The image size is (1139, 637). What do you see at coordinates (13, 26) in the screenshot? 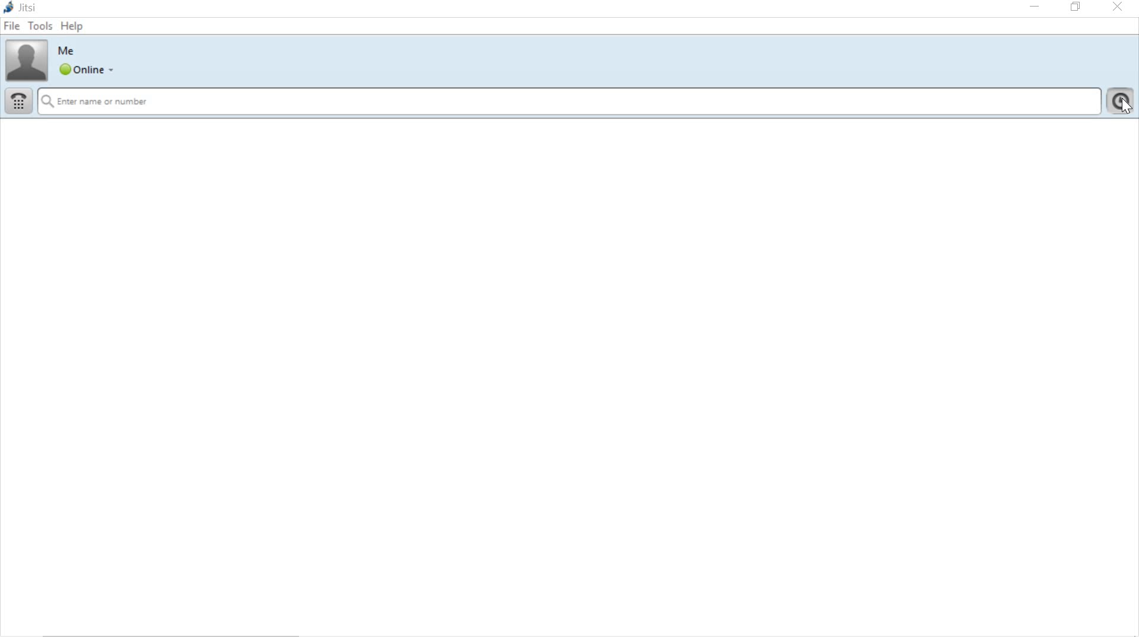
I see `file` at bounding box center [13, 26].